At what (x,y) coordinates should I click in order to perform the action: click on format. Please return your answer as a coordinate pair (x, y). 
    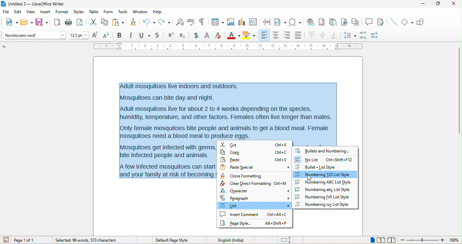
    Looking at the image, I should click on (61, 12).